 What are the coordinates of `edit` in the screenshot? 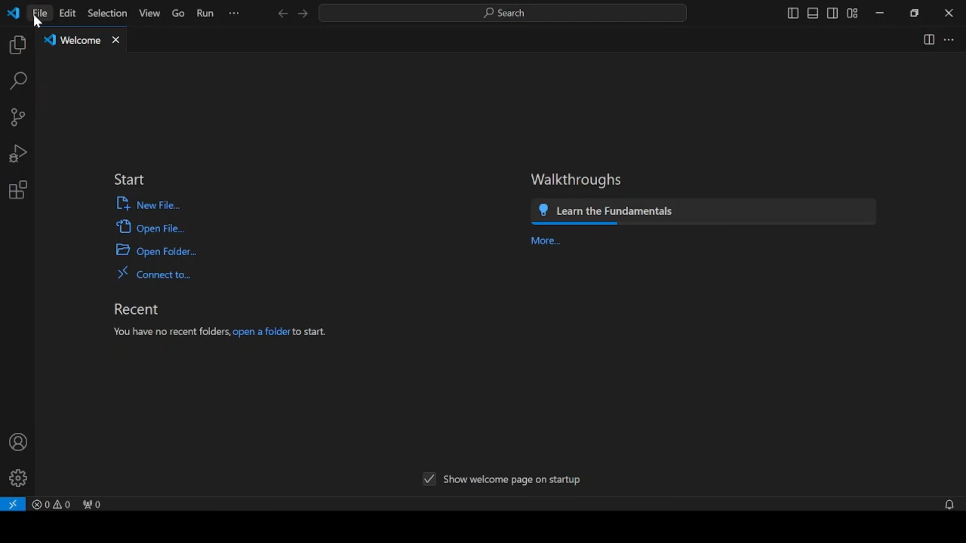 It's located at (67, 13).